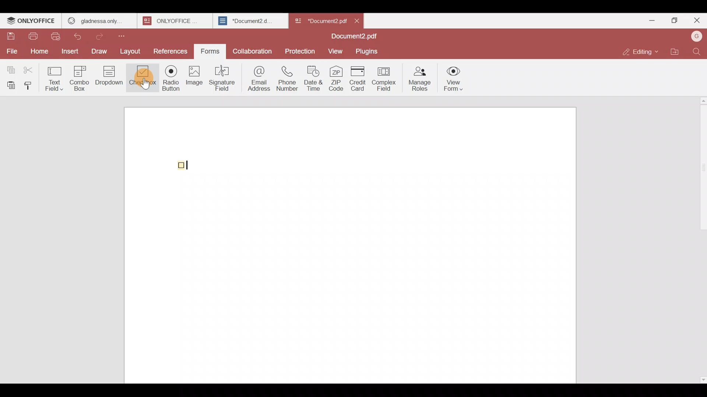  Describe the element at coordinates (696, 36) in the screenshot. I see `Account name` at that location.